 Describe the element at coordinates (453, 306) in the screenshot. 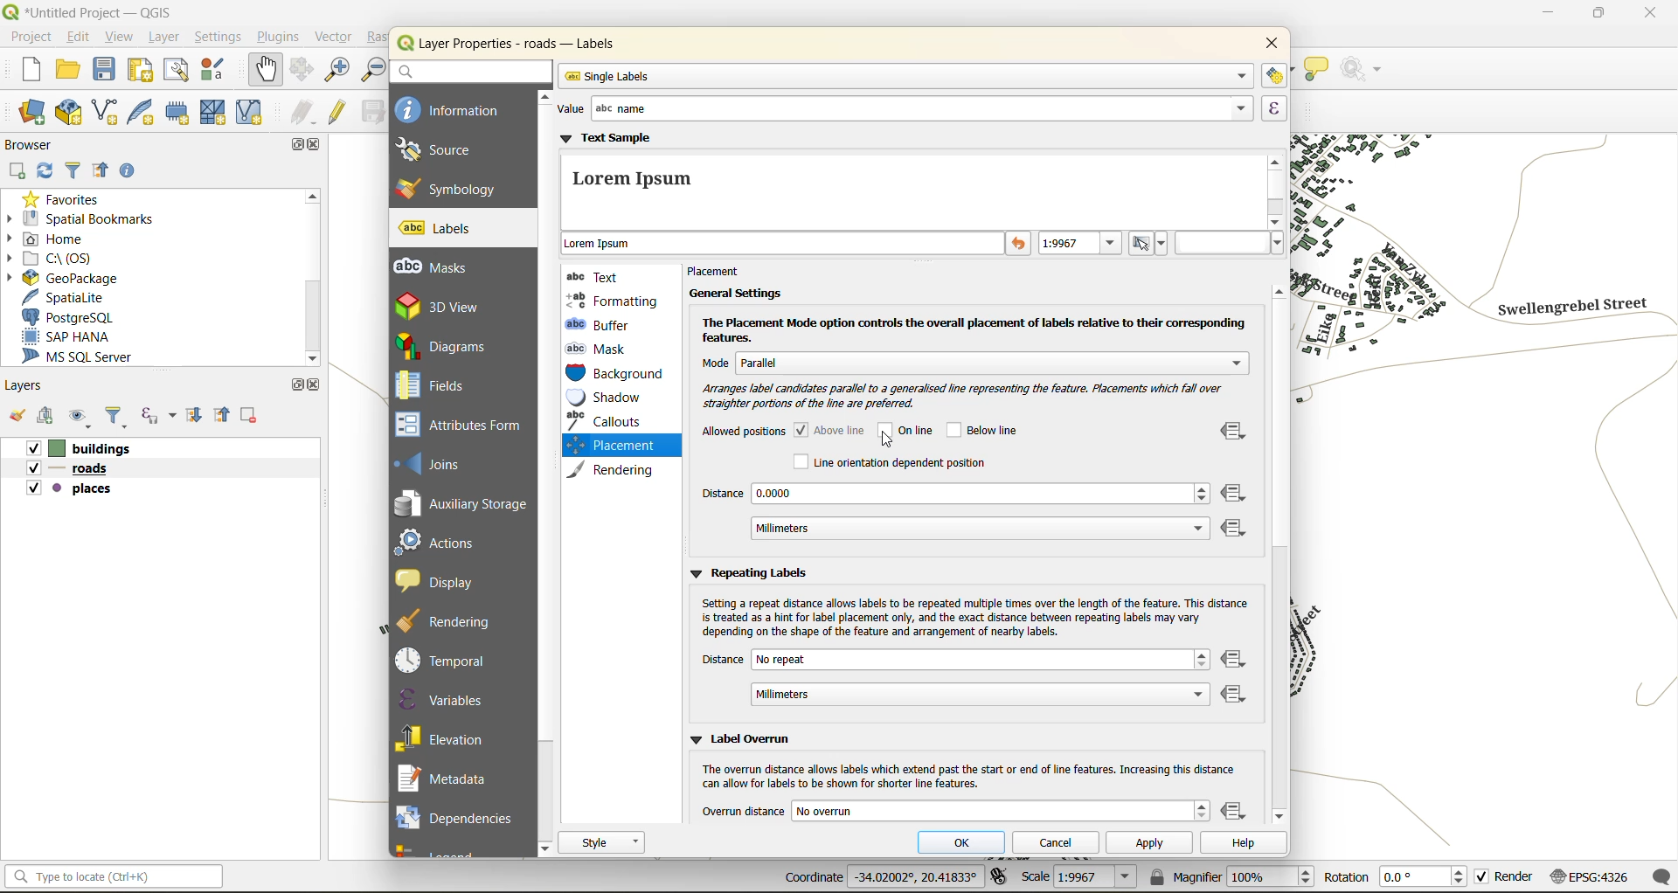

I see `3d view` at that location.